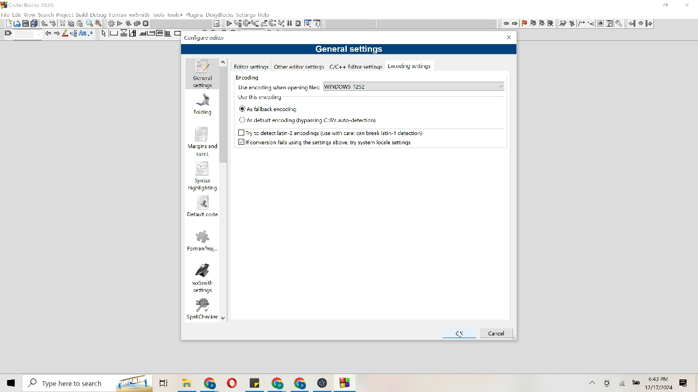  What do you see at coordinates (83, 34) in the screenshot?
I see `Font` at bounding box center [83, 34].